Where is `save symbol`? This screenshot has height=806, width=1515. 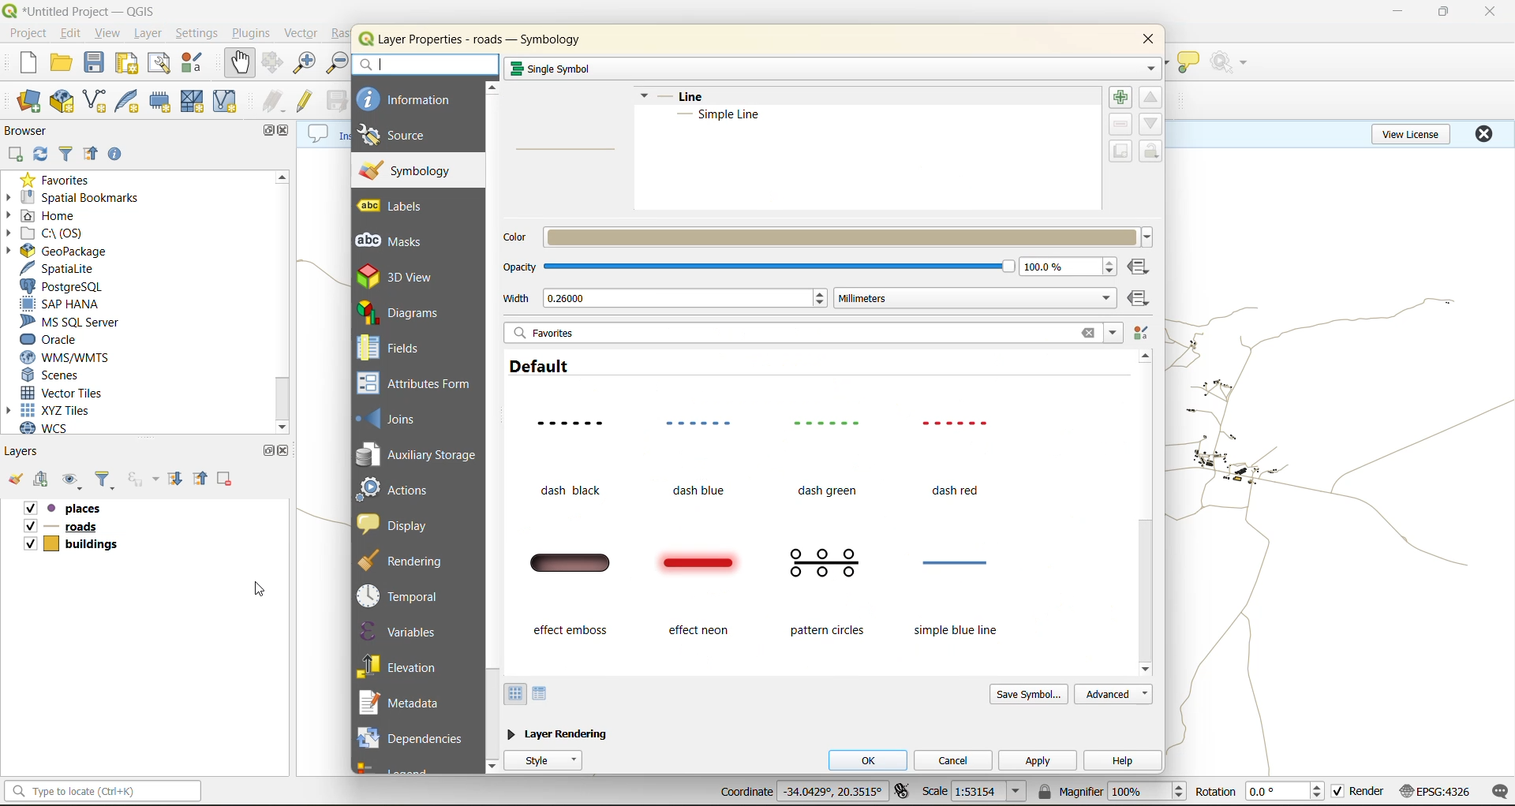 save symbol is located at coordinates (1030, 694).